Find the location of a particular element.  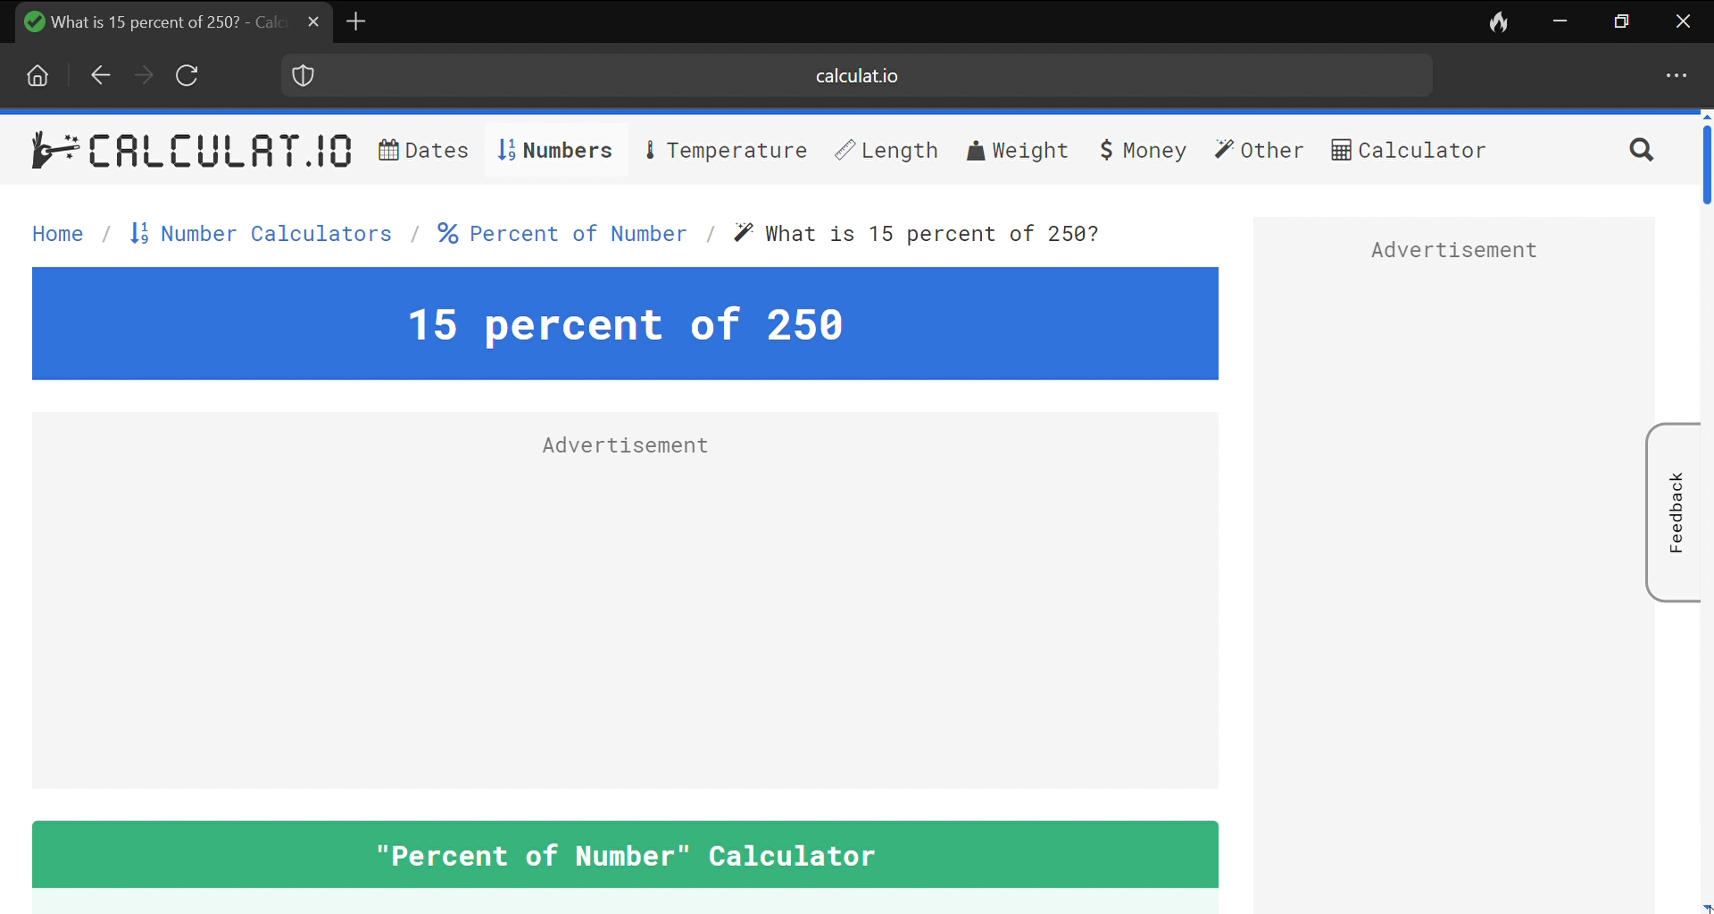

Vertical scrollbar is located at coordinates (1703, 166).